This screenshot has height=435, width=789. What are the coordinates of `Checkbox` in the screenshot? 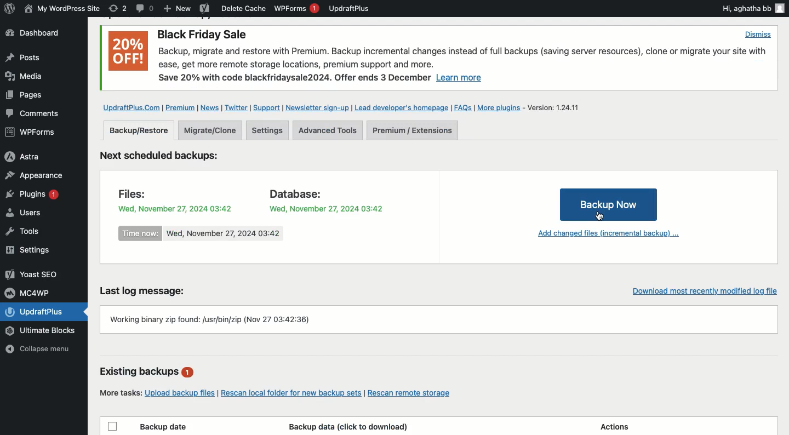 It's located at (113, 425).